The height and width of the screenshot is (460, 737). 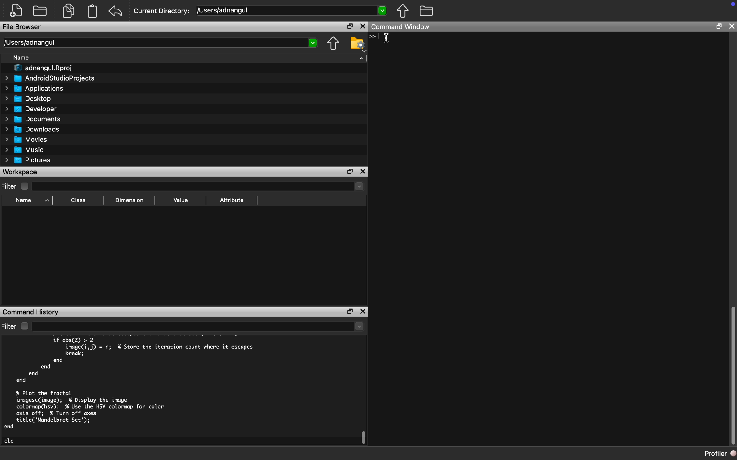 What do you see at coordinates (21, 57) in the screenshot?
I see `Name` at bounding box center [21, 57].